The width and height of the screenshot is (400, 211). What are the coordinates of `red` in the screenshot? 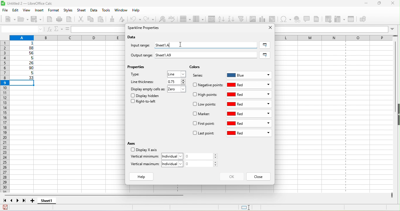 It's located at (249, 94).